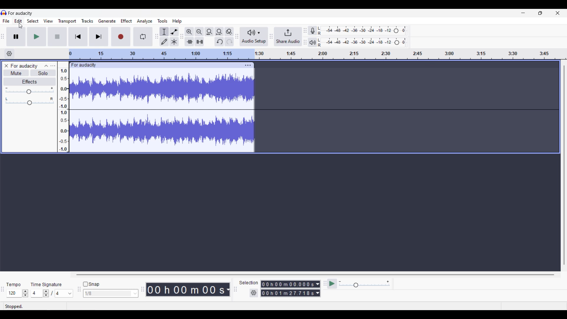 This screenshot has width=567, height=319. I want to click on Collapse , so click(46, 66).